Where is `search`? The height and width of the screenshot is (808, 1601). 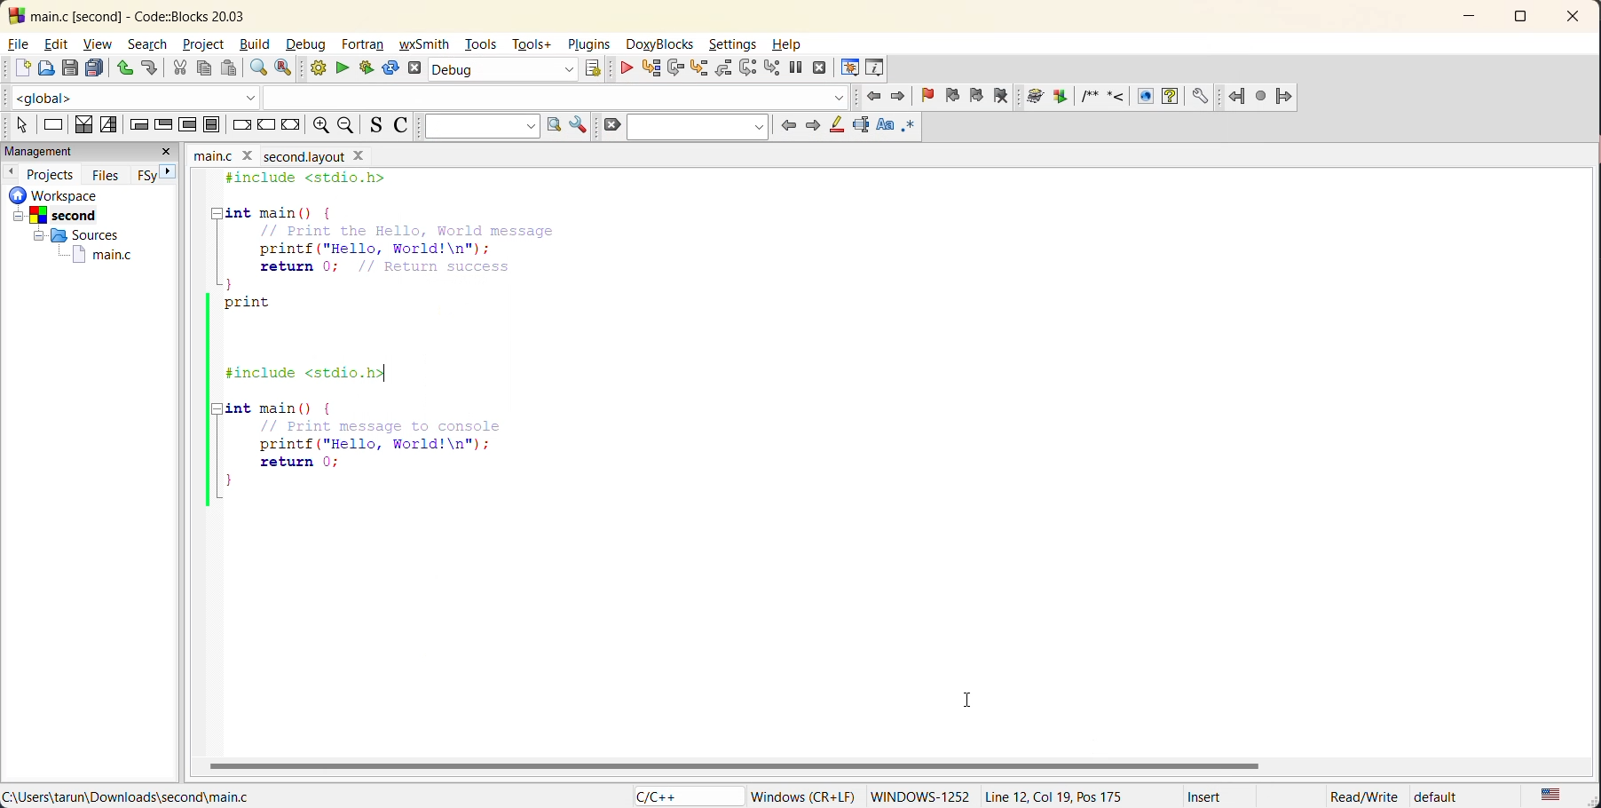
search is located at coordinates (150, 44).